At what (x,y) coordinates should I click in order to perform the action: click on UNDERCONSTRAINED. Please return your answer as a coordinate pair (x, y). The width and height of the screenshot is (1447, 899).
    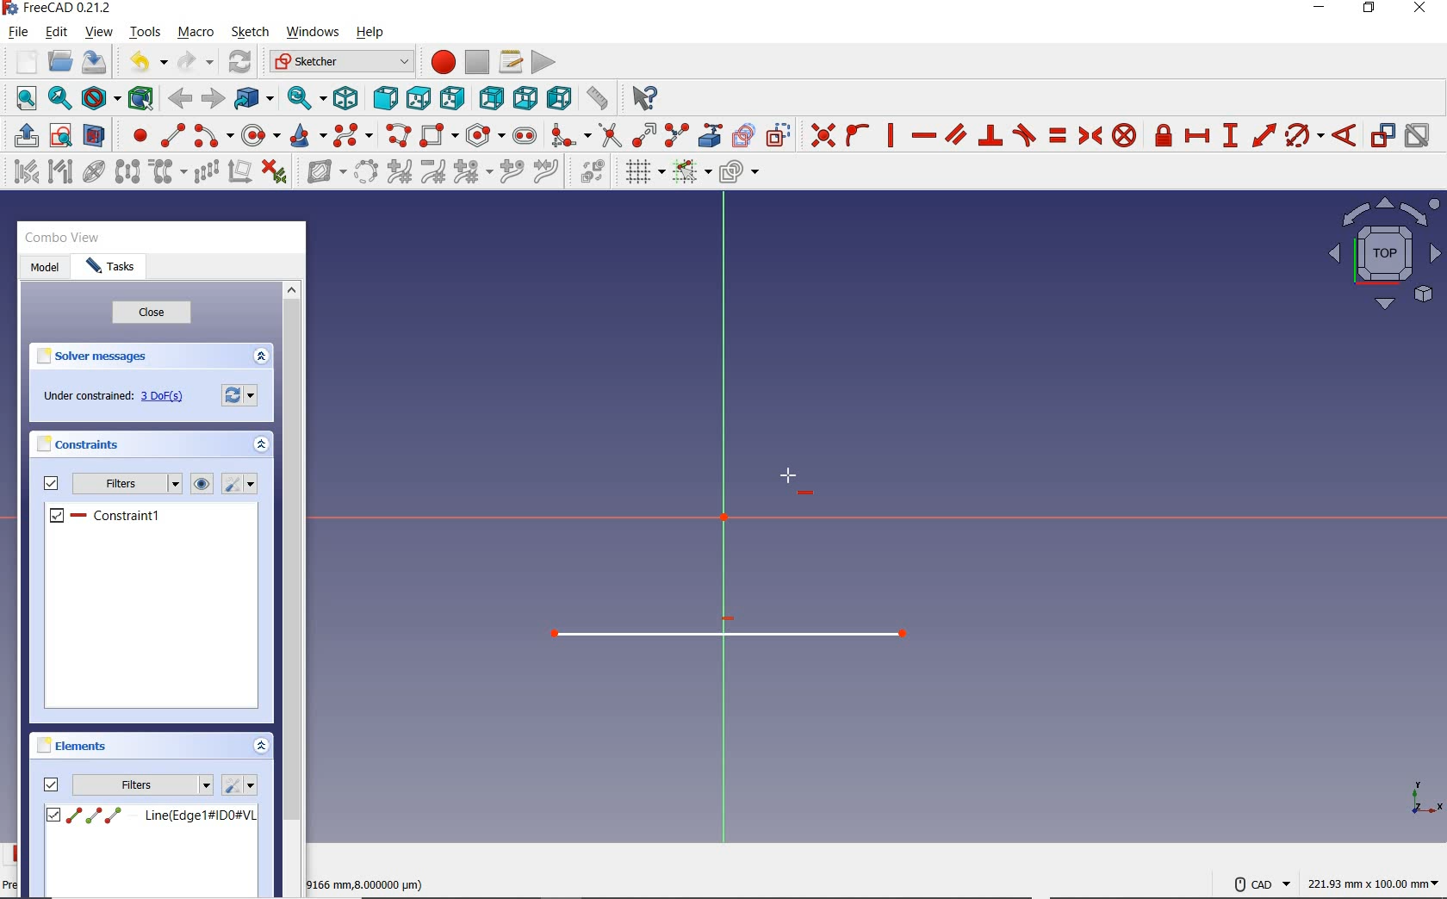
    Looking at the image, I should click on (111, 398).